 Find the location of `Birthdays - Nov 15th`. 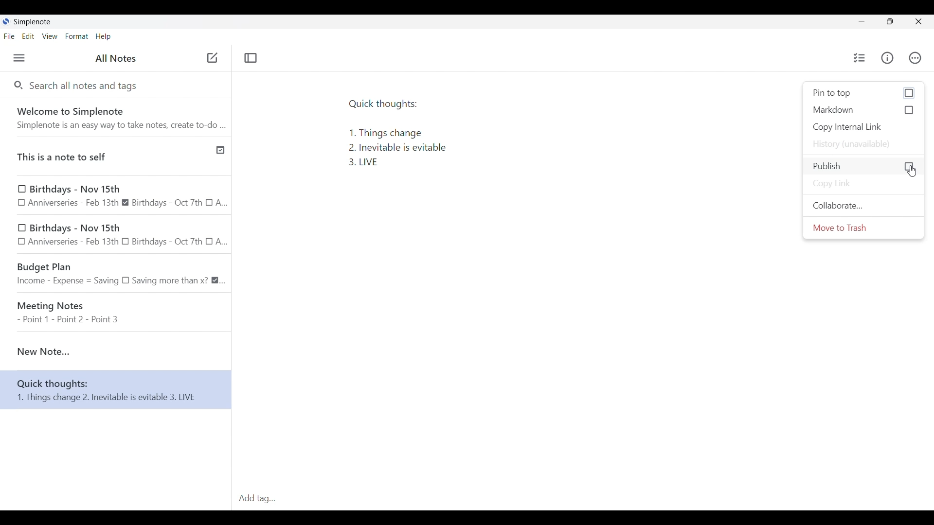

Birthdays - Nov 15th is located at coordinates (115, 197).